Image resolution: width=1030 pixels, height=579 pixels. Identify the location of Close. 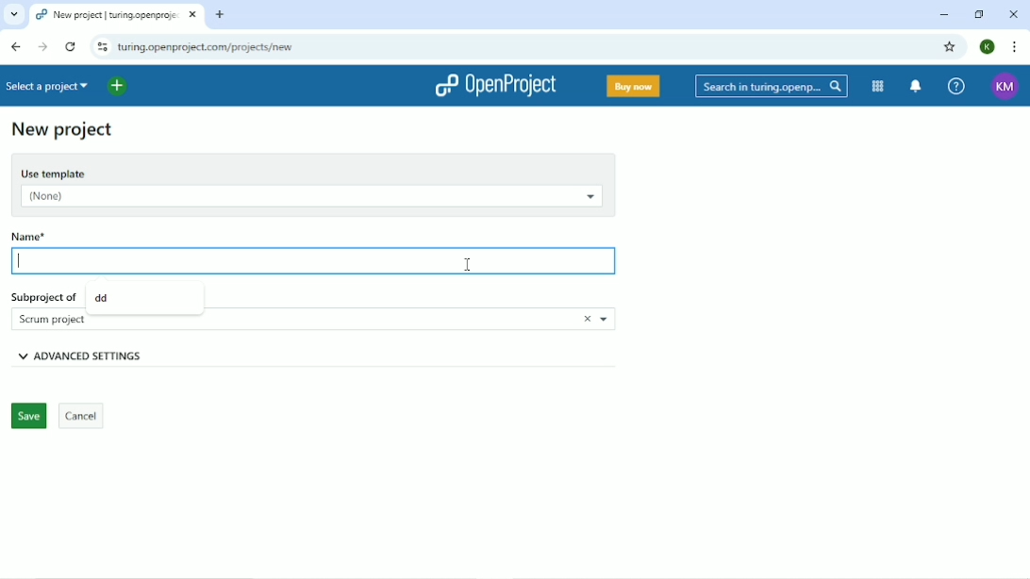
(581, 319).